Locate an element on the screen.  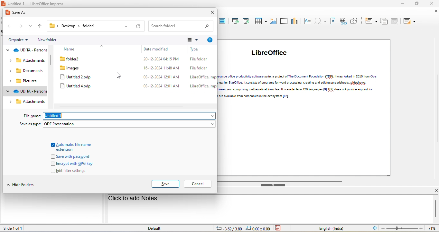
attachments is located at coordinates (27, 101).